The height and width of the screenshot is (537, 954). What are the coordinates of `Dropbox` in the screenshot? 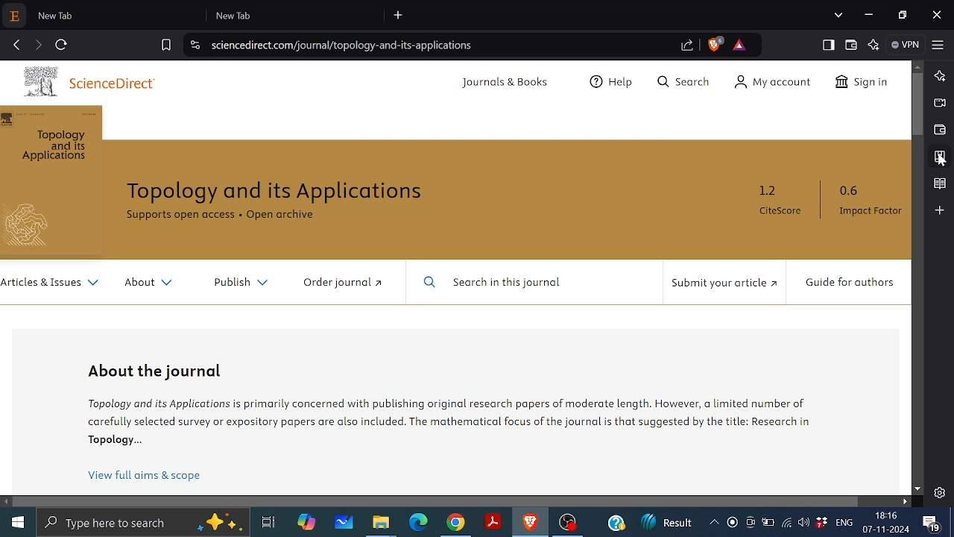 It's located at (821, 524).